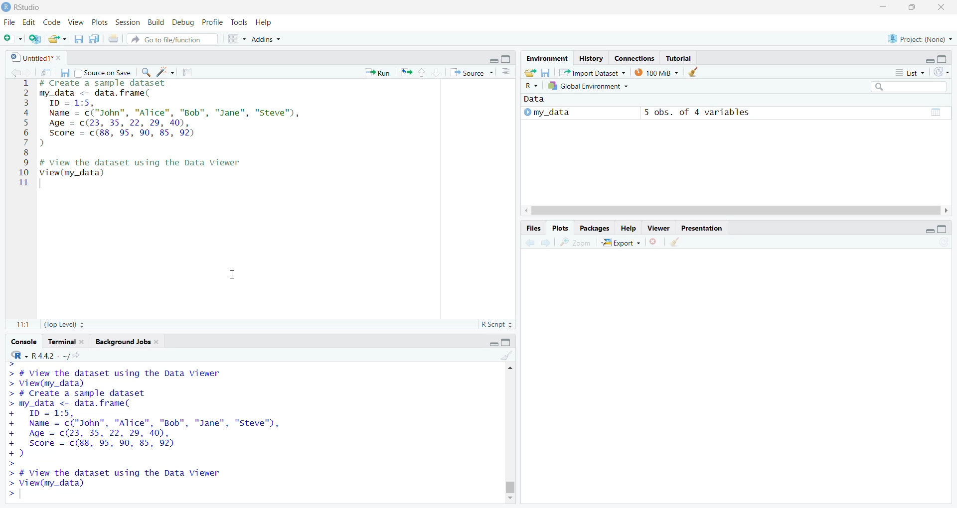 The width and height of the screenshot is (957, 508). Describe the element at coordinates (574, 242) in the screenshot. I see `Zoom` at that location.